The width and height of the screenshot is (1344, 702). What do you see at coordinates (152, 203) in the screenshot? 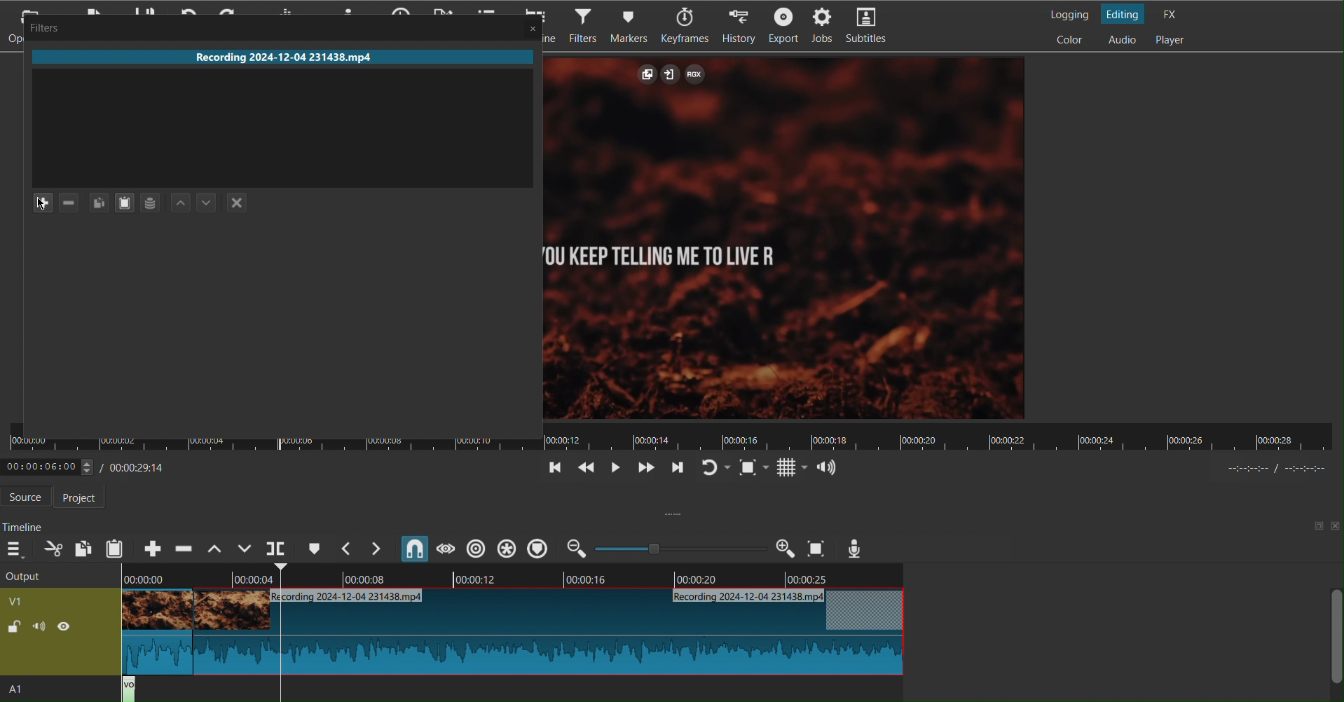
I see `Layer` at bounding box center [152, 203].